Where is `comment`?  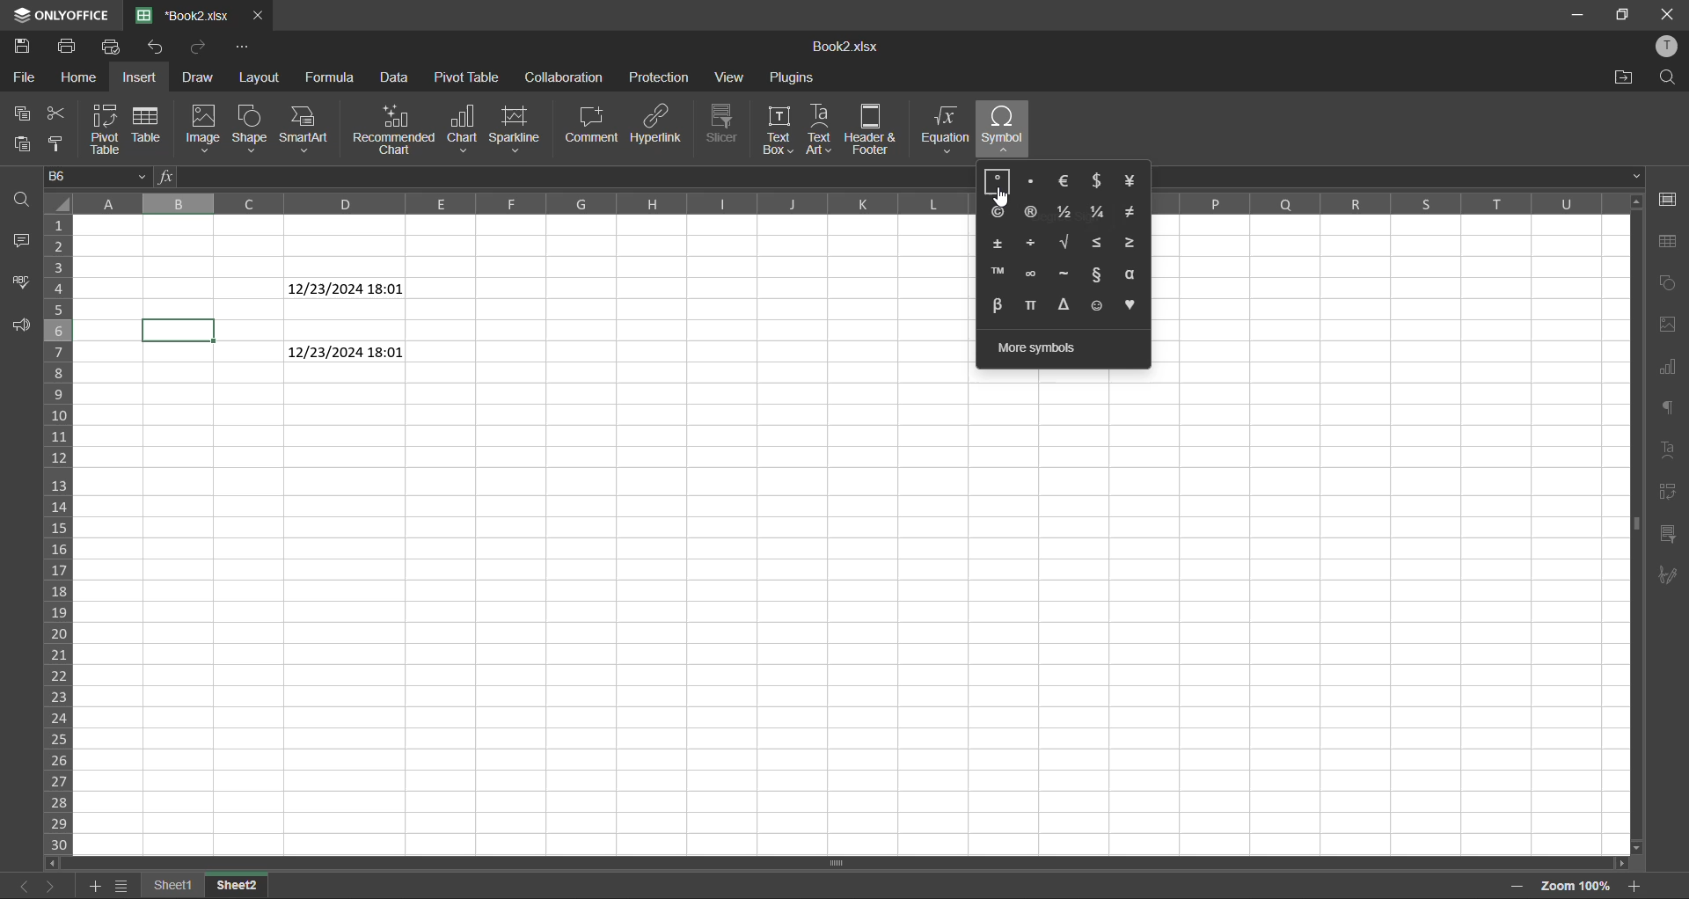
comment is located at coordinates (596, 123).